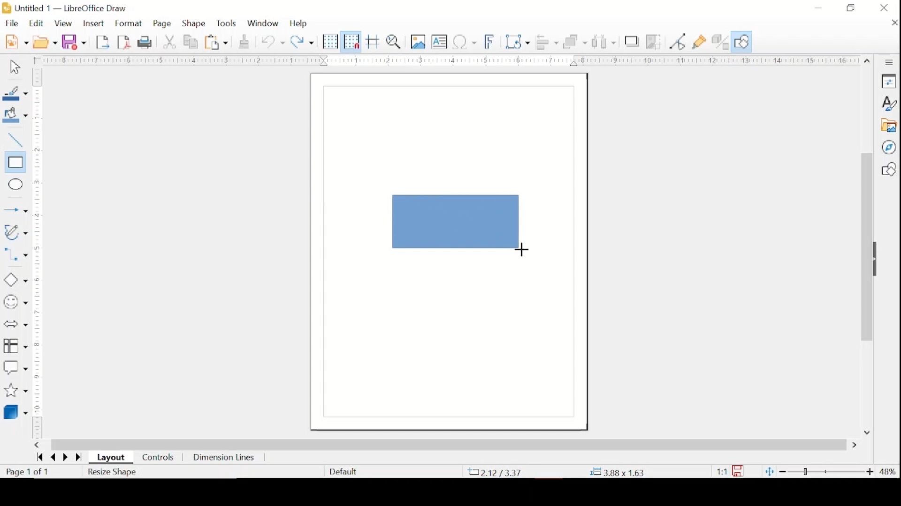 This screenshot has width=901, height=506. Describe the element at coordinates (14, 163) in the screenshot. I see `insert rectangle` at that location.